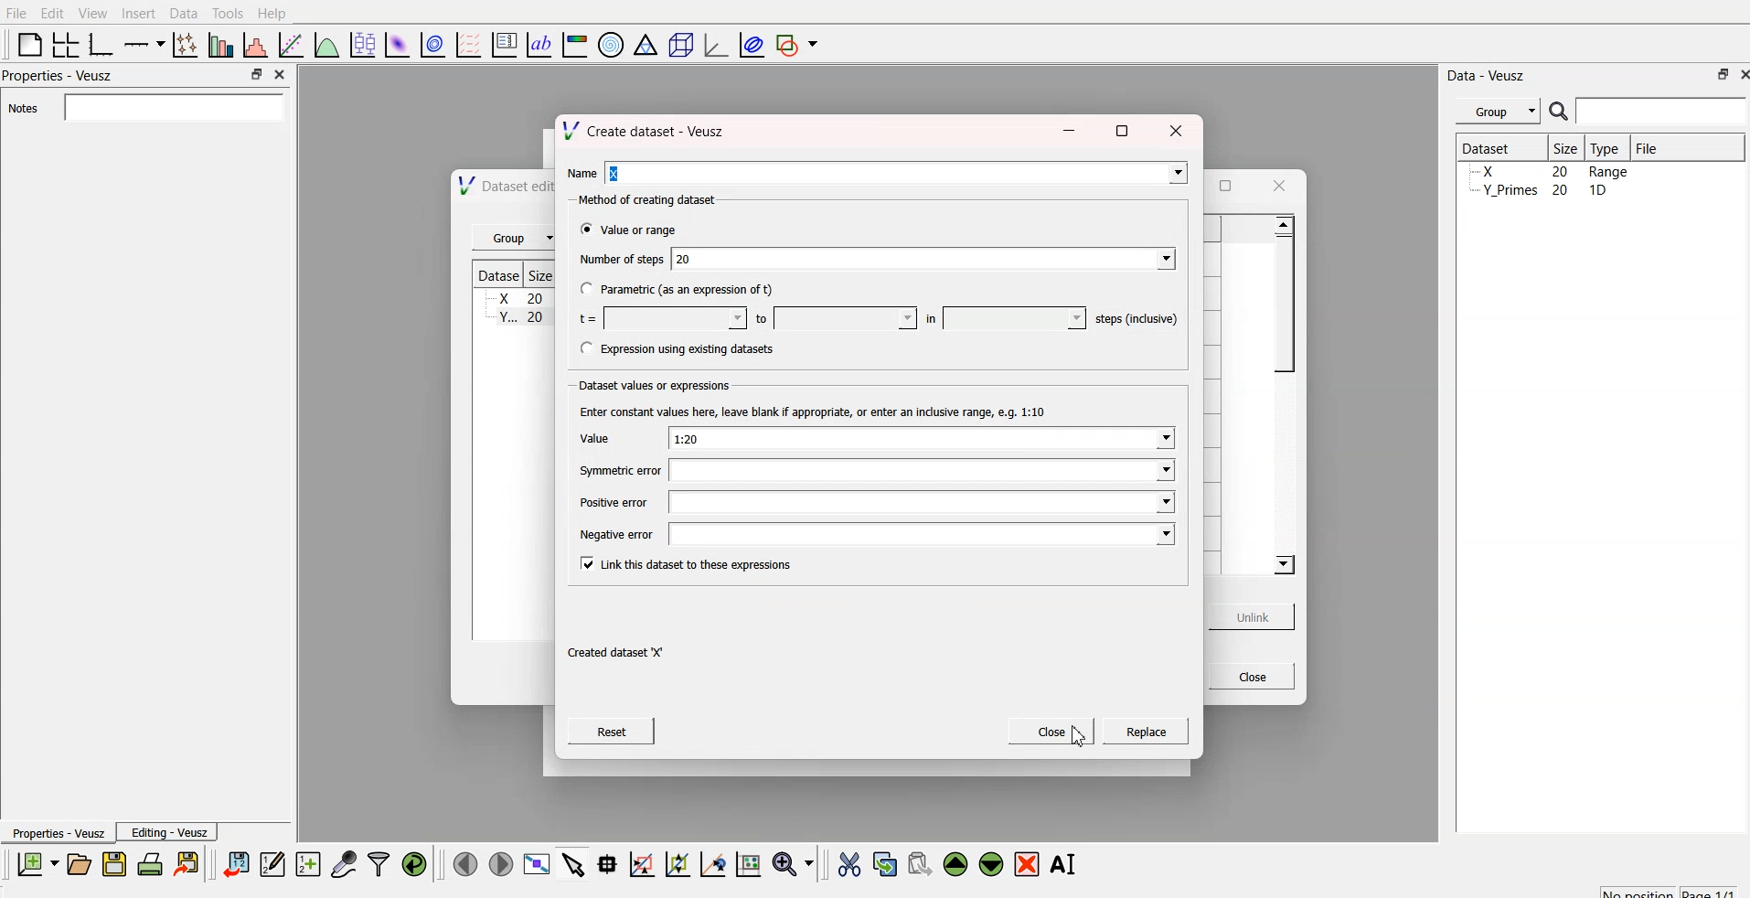 The image size is (1750, 898). What do you see at coordinates (505, 42) in the screenshot?
I see `plot key` at bounding box center [505, 42].